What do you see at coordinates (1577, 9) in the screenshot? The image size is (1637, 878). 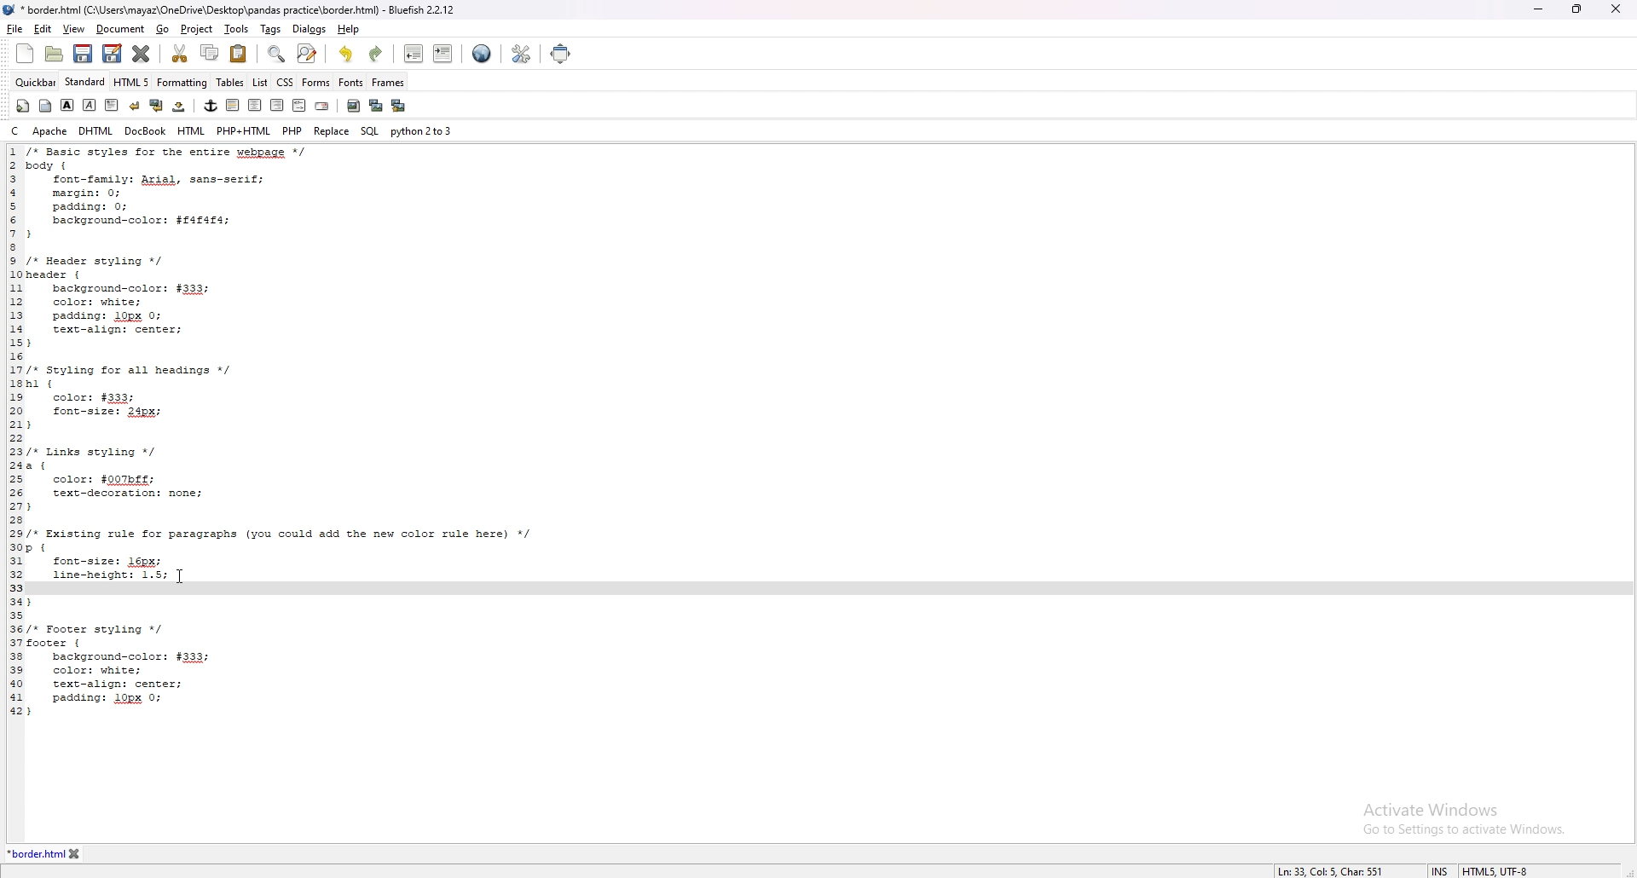 I see `resize` at bounding box center [1577, 9].